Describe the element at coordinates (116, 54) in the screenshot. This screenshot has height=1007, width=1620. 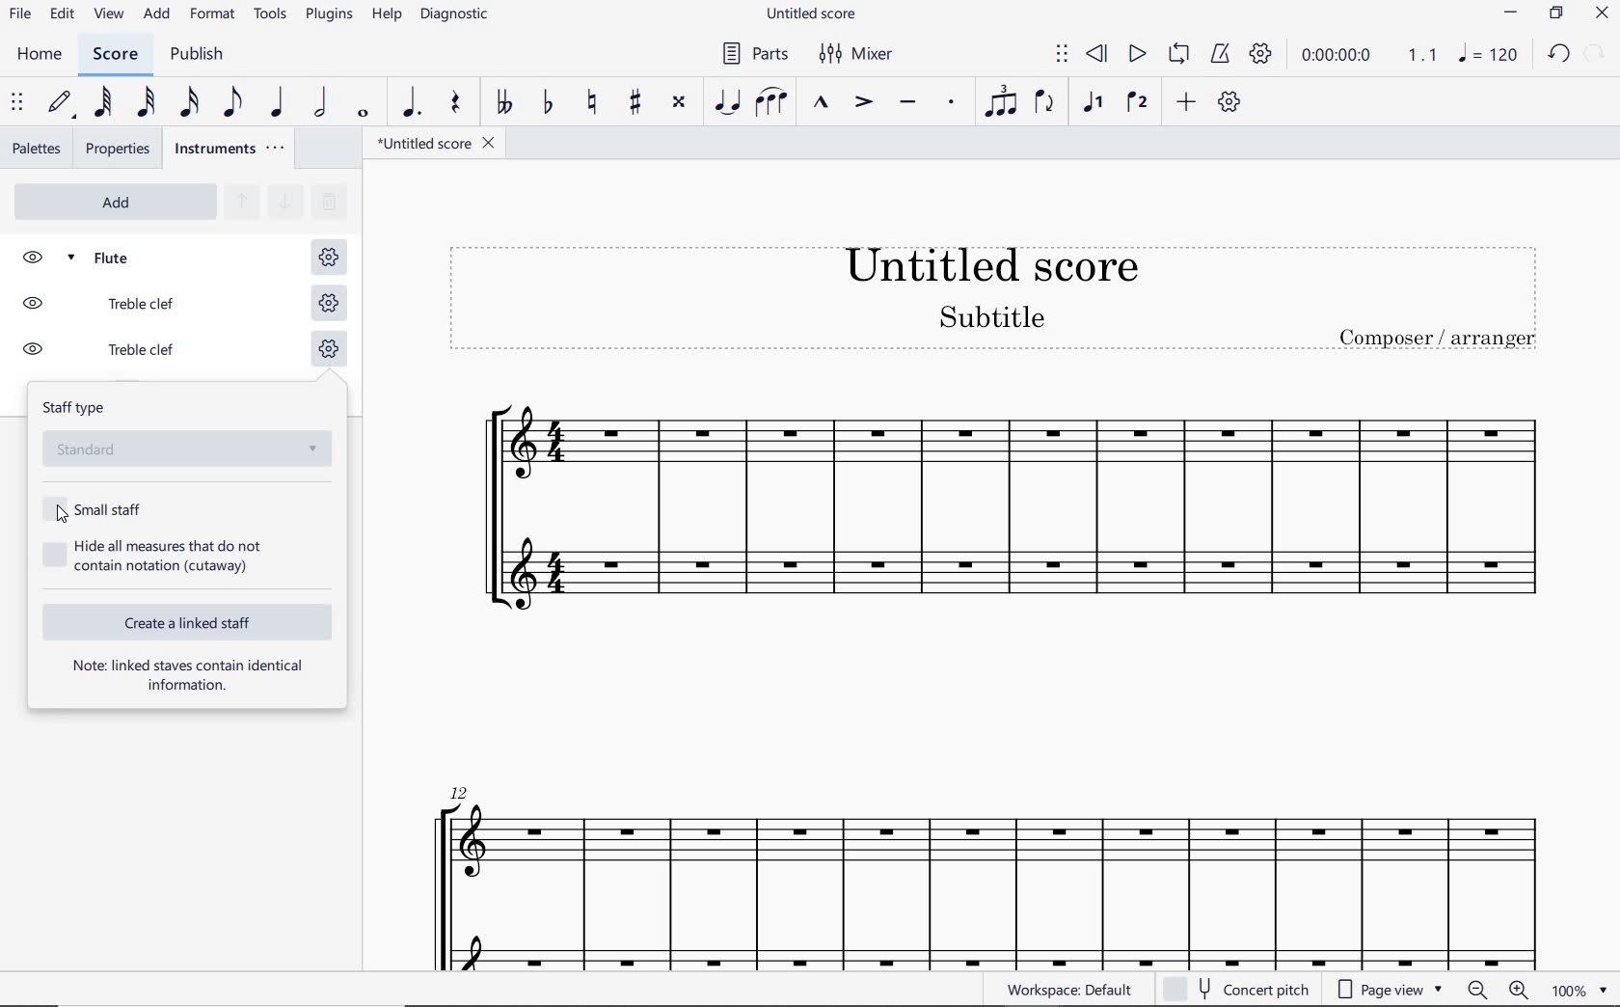
I see `score` at that location.